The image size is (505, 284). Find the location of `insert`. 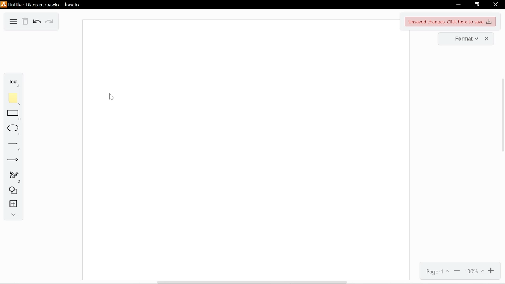

insert is located at coordinates (14, 206).